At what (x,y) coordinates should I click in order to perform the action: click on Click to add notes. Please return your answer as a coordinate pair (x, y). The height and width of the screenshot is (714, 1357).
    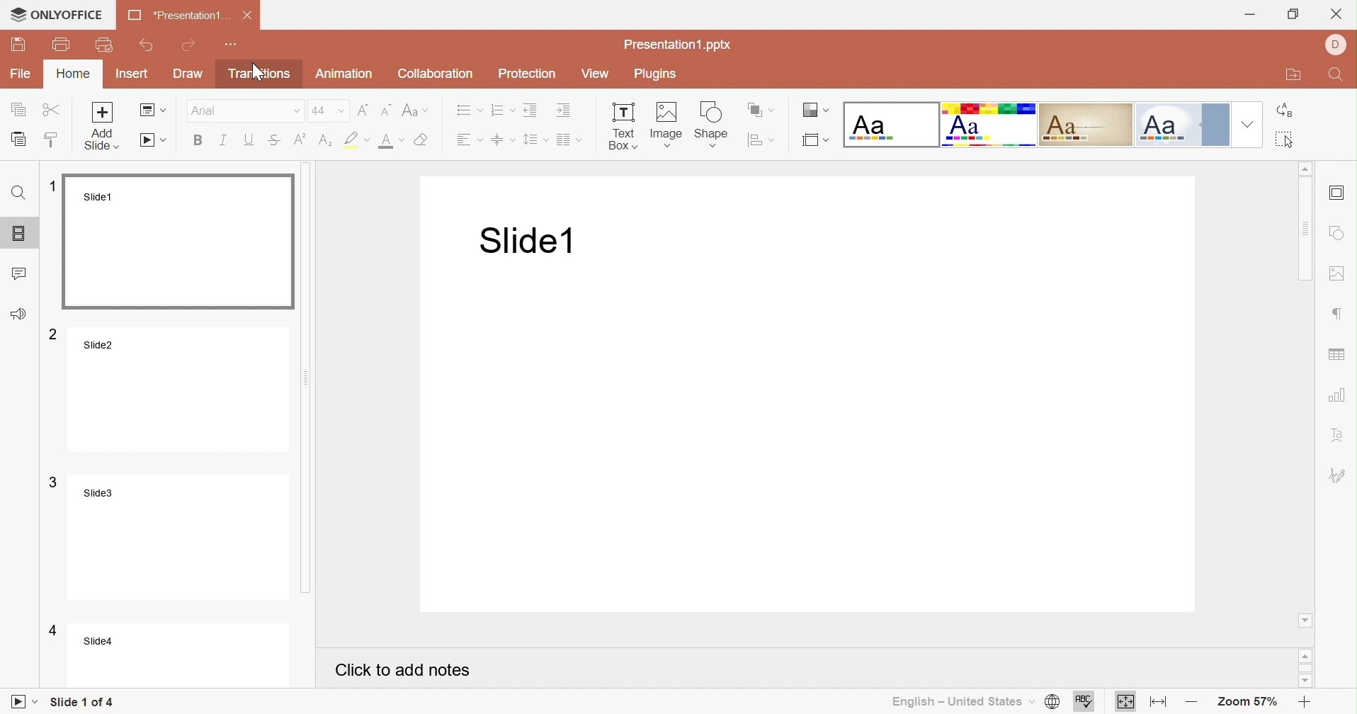
    Looking at the image, I should click on (404, 671).